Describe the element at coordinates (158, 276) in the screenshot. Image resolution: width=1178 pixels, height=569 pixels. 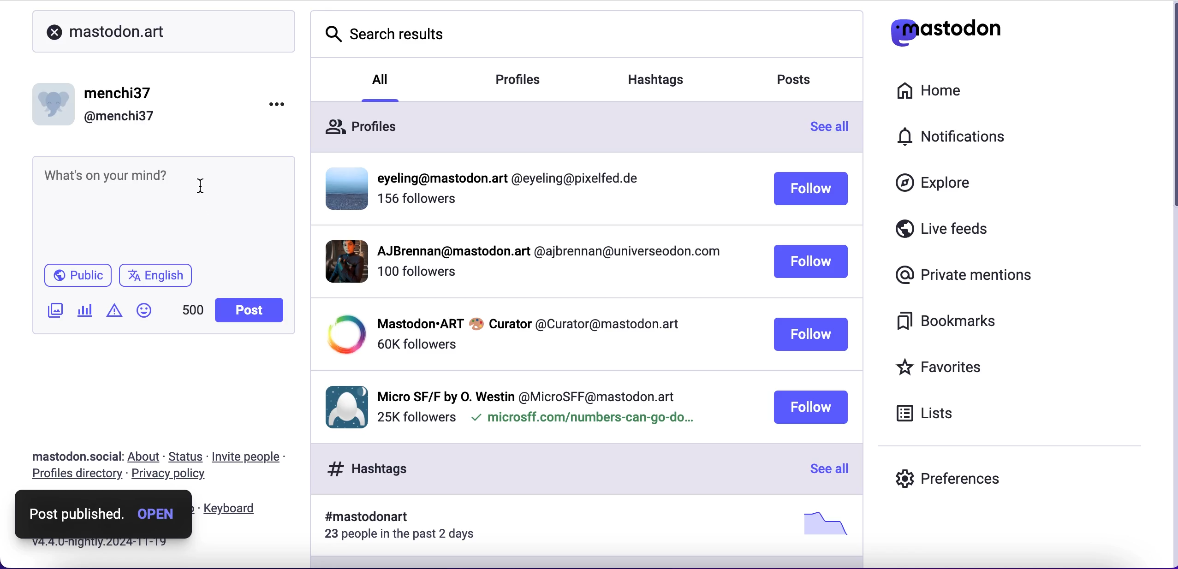
I see `english` at that location.